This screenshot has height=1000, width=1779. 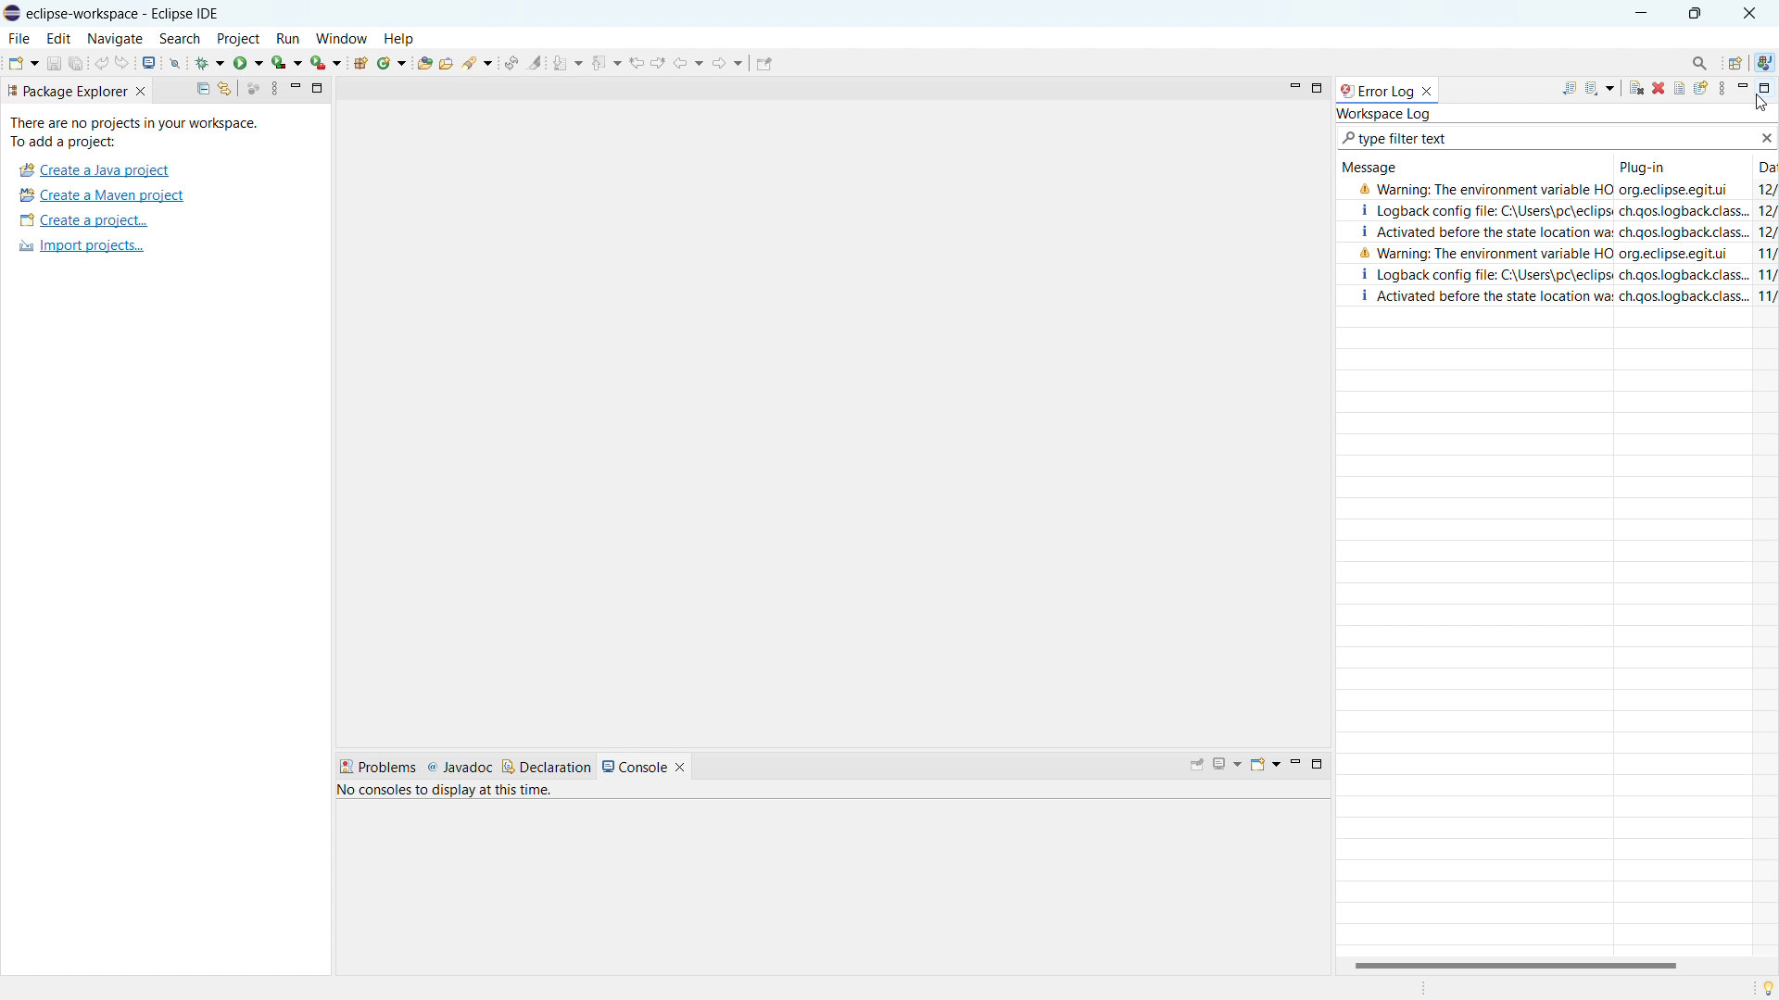 I want to click on create a java project, so click(x=94, y=170).